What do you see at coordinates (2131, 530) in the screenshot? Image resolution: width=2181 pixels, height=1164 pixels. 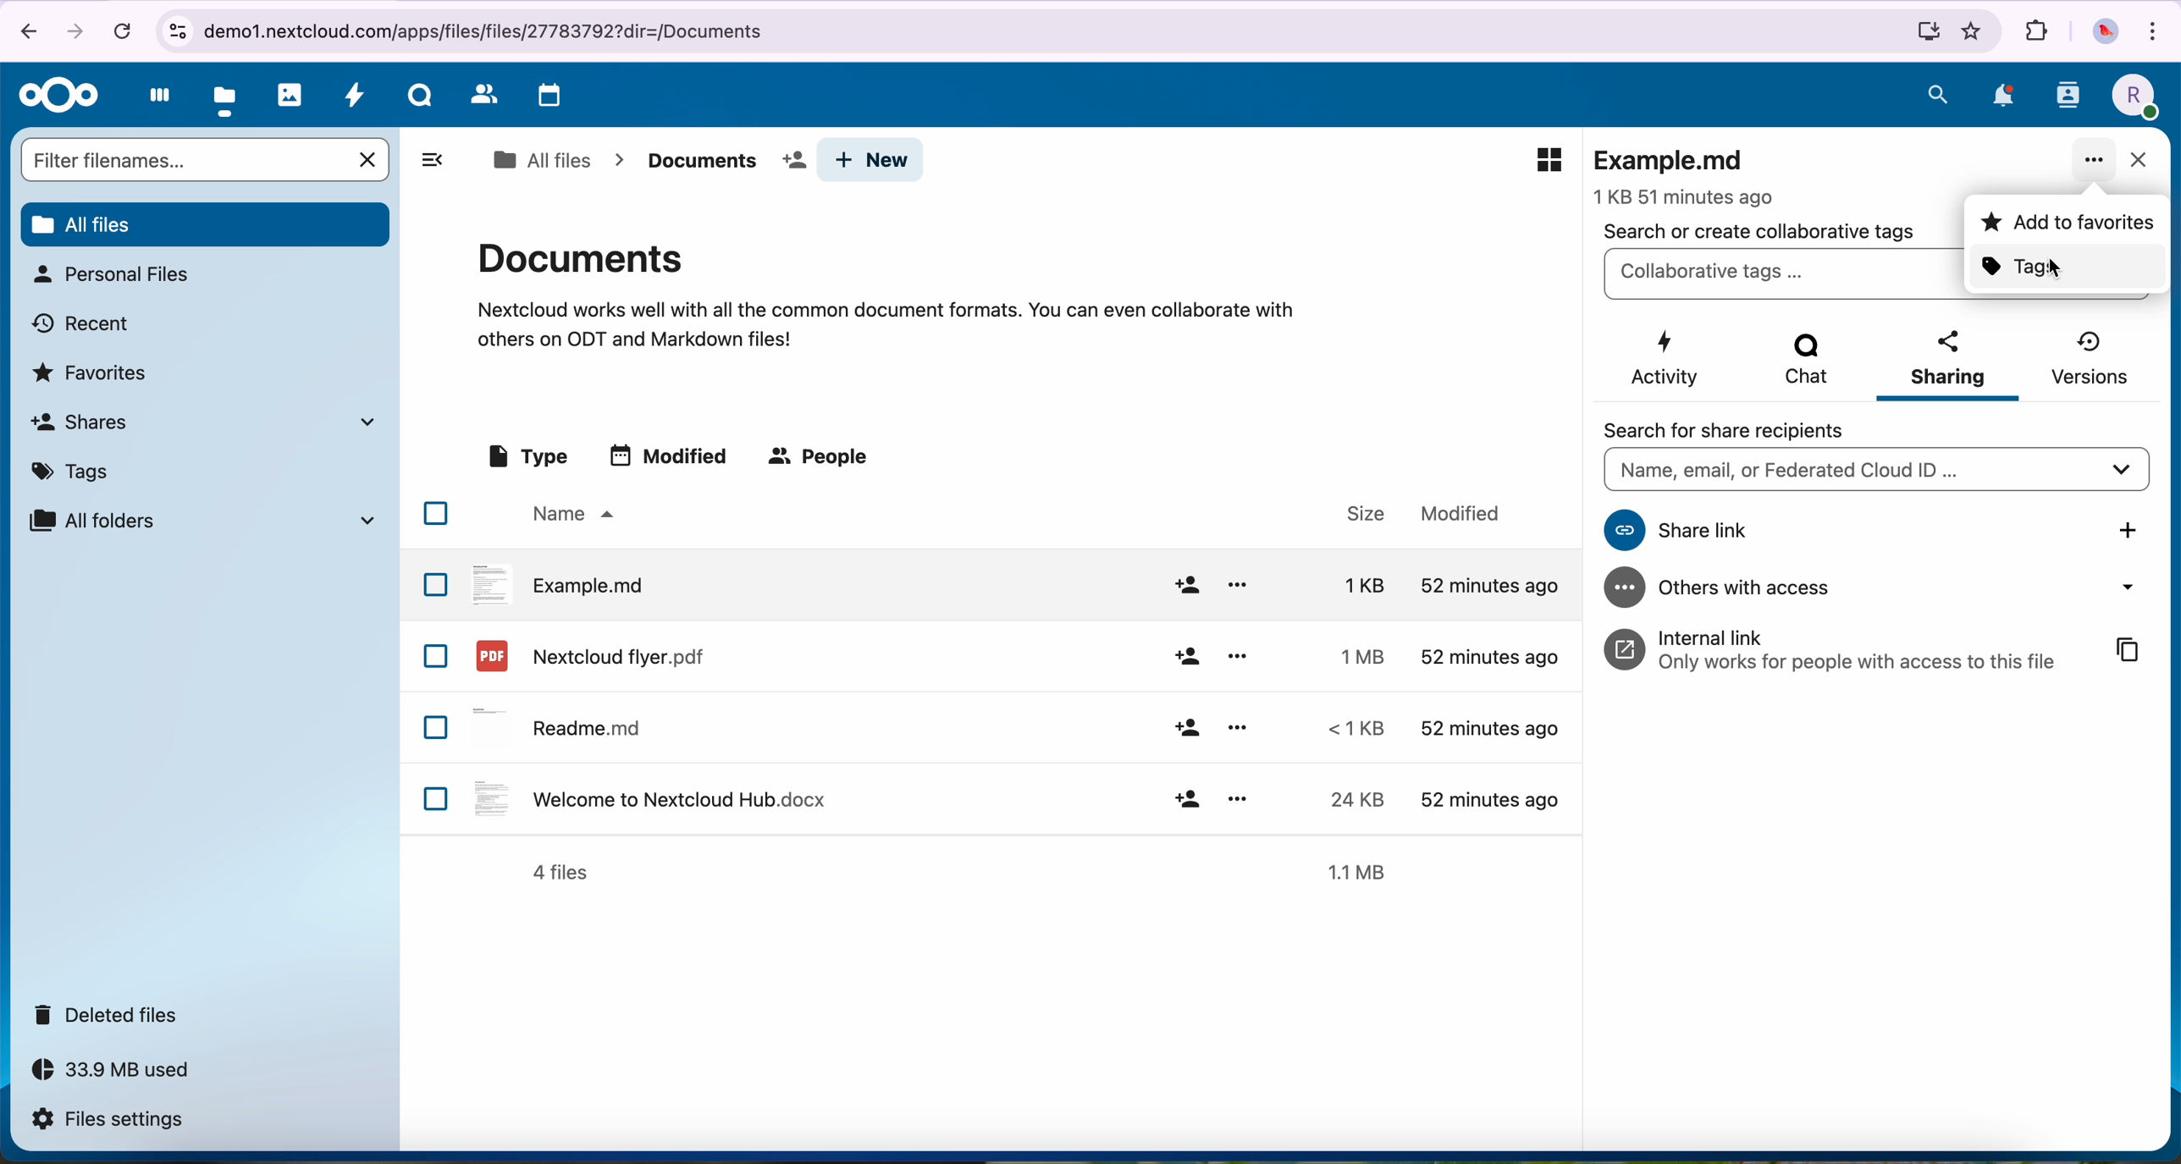 I see `add link` at bounding box center [2131, 530].